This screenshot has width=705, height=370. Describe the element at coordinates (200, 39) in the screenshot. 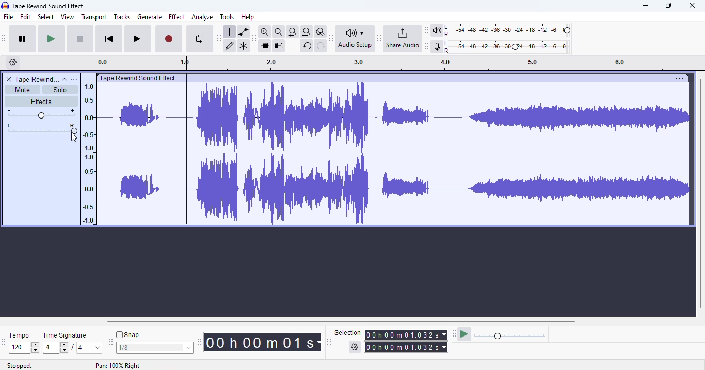

I see `enable looping` at that location.